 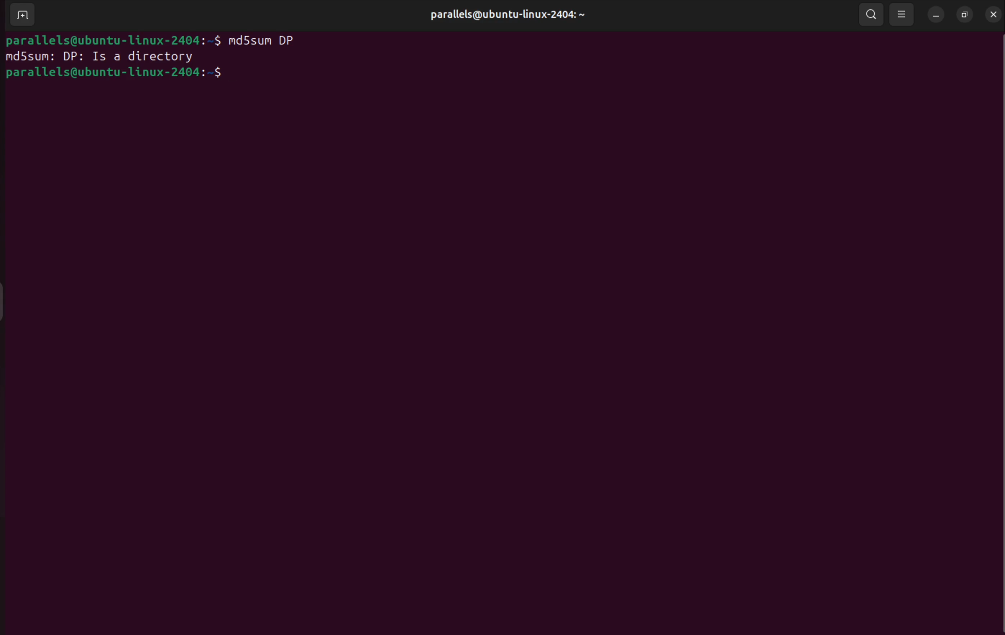 I want to click on add terminal, so click(x=20, y=15).